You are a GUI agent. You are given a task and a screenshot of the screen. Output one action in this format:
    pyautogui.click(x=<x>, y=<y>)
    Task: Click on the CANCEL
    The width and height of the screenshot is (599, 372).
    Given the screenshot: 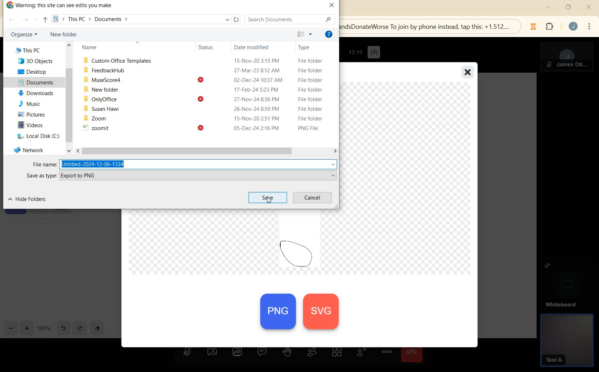 What is the action you would take?
    pyautogui.click(x=314, y=198)
    